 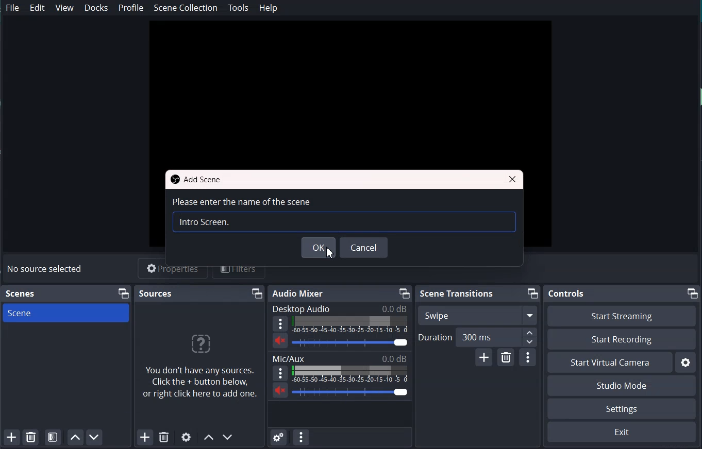 What do you see at coordinates (351, 374) in the screenshot?
I see `Volume indicator` at bounding box center [351, 374].